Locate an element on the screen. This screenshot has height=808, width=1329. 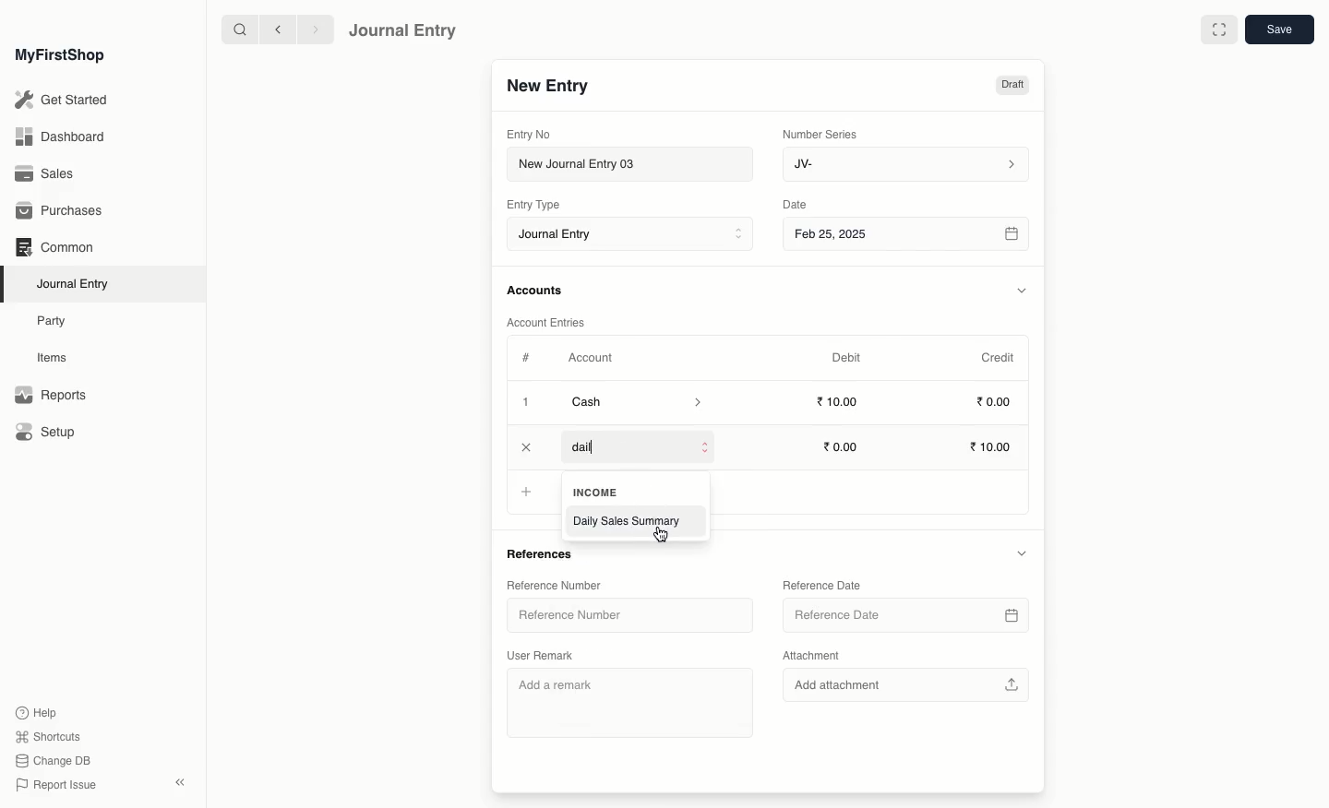
10.00 is located at coordinates (845, 446).